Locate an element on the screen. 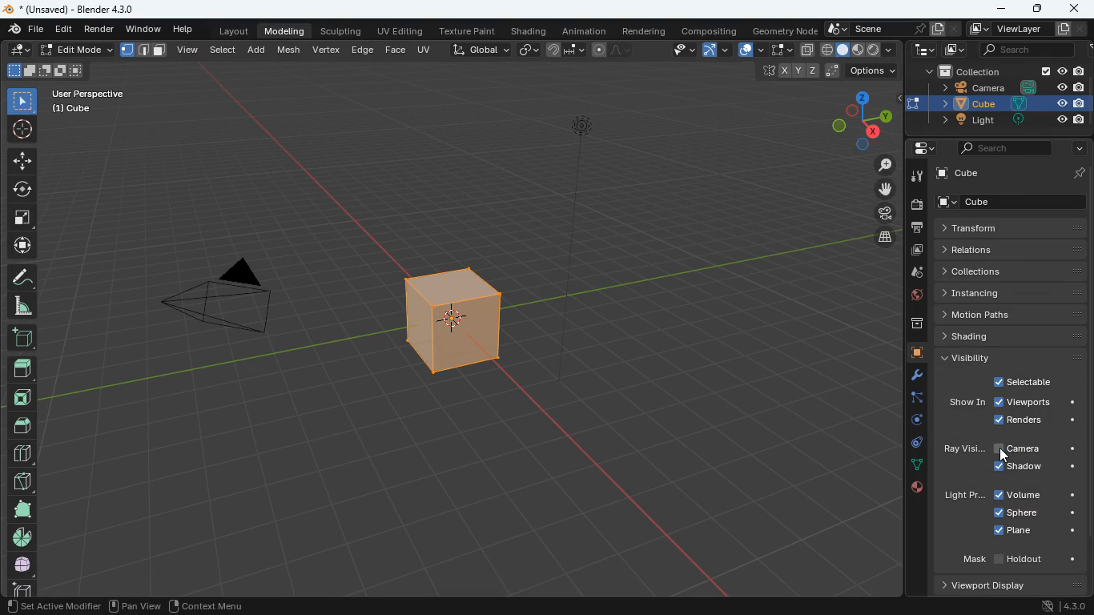 This screenshot has width=1094, height=615. image is located at coordinates (957, 50).